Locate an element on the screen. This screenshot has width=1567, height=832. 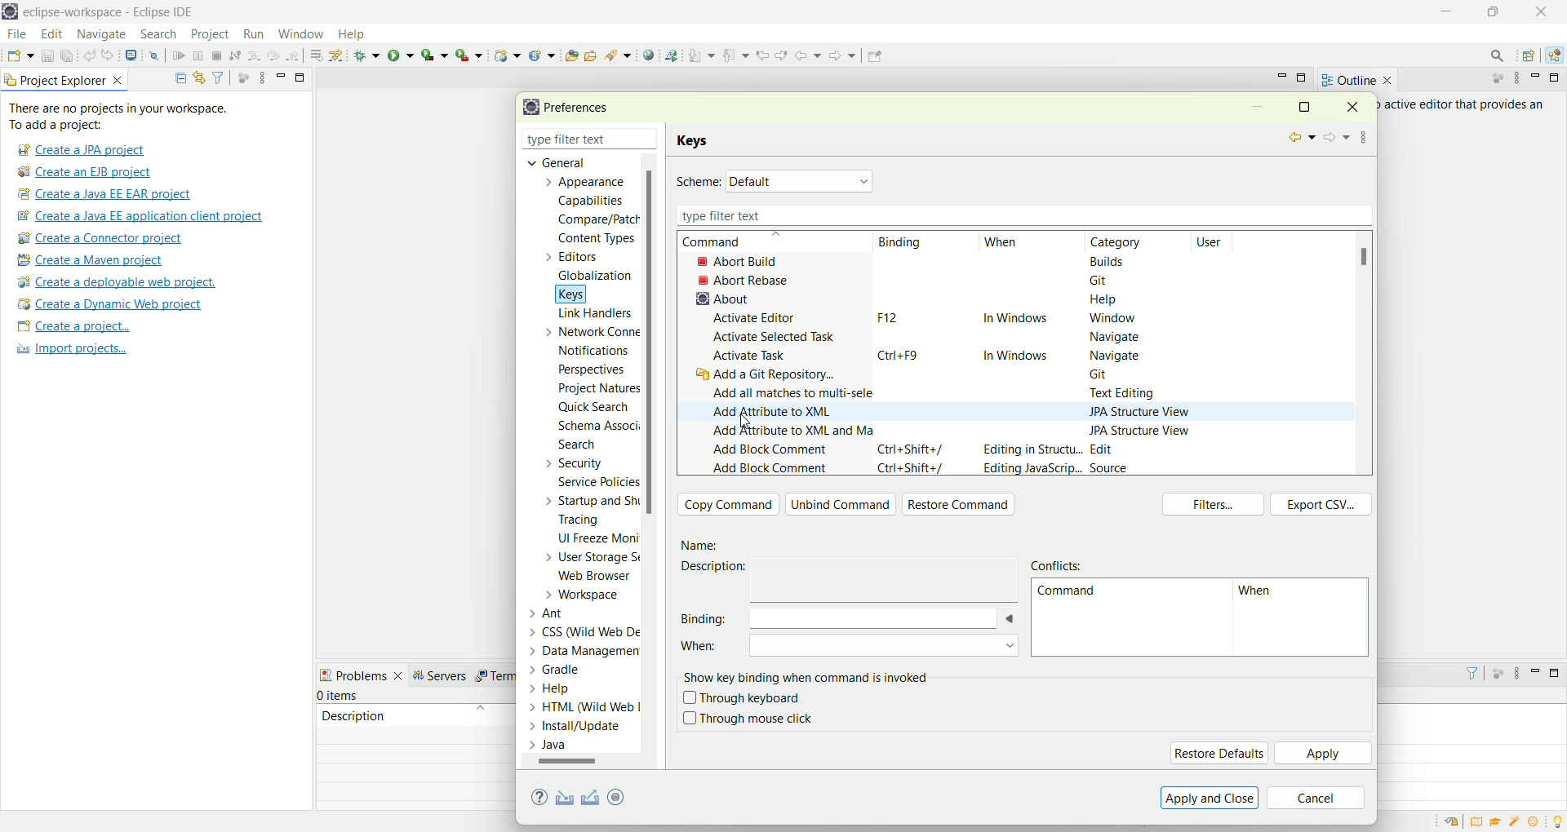
add attribute to XML is located at coordinates (772, 412).